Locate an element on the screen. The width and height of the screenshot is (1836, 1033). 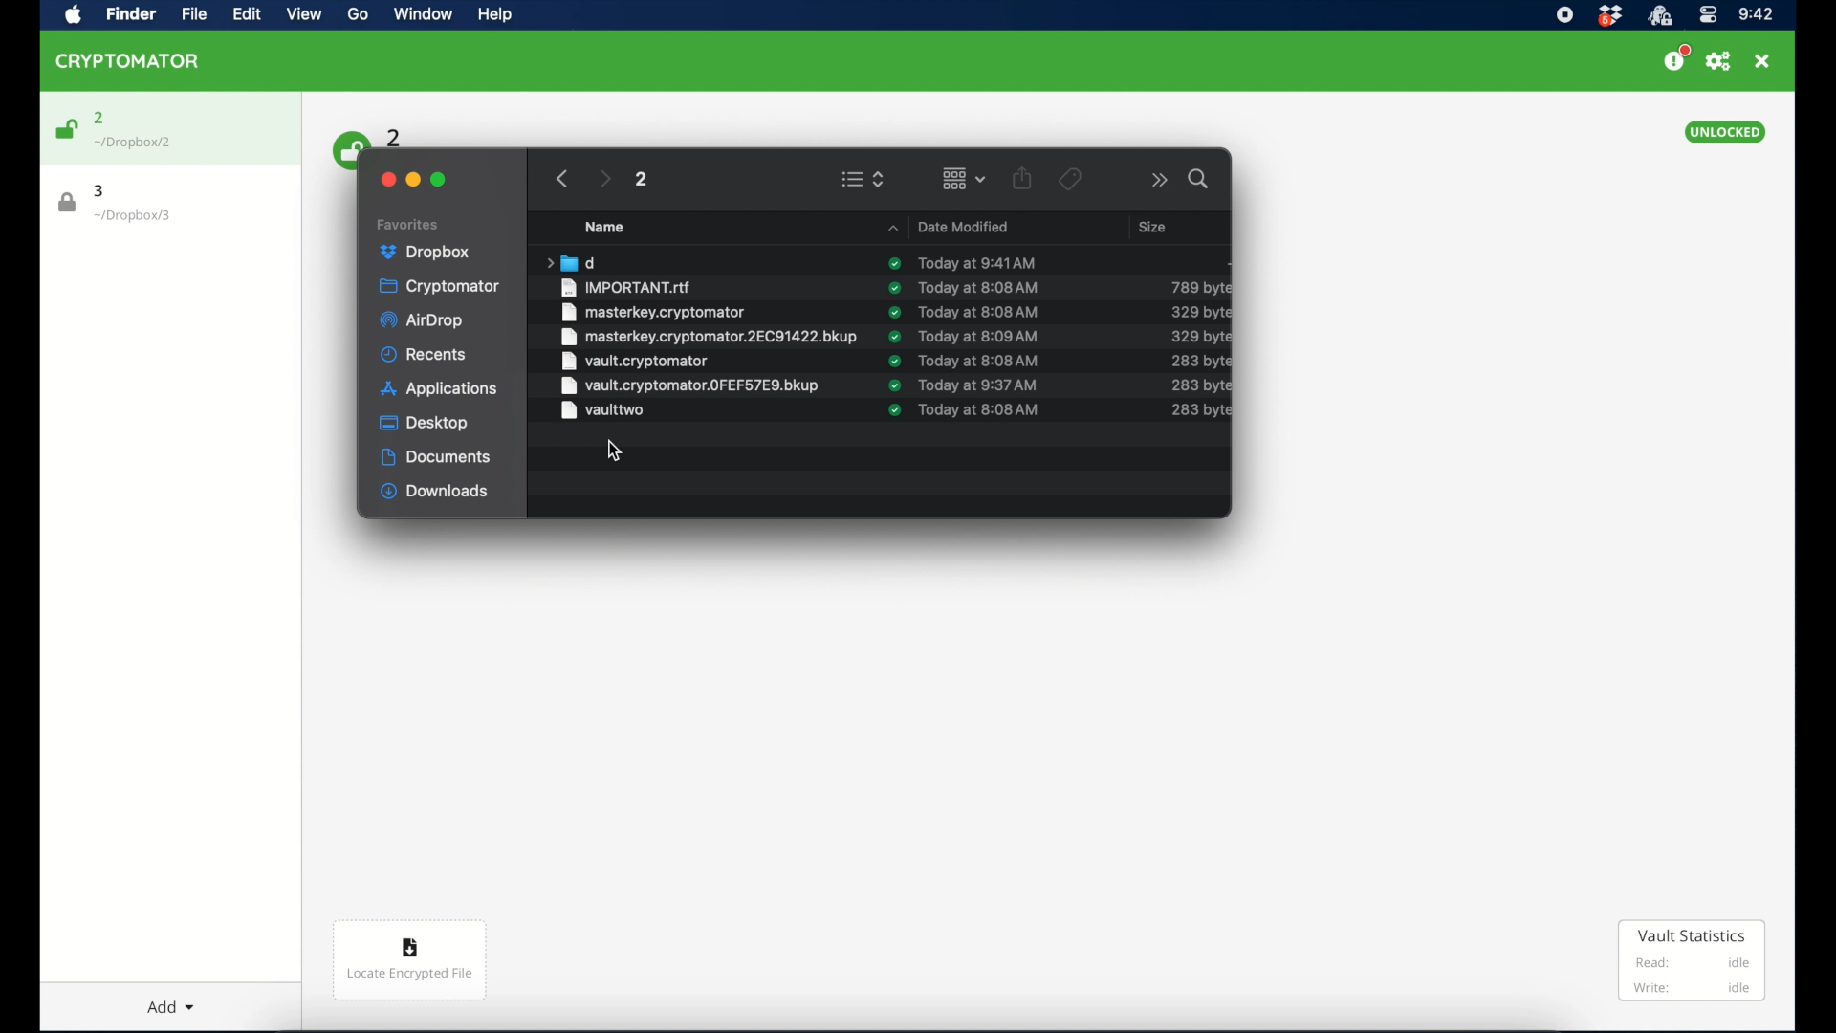
size is located at coordinates (1198, 362).